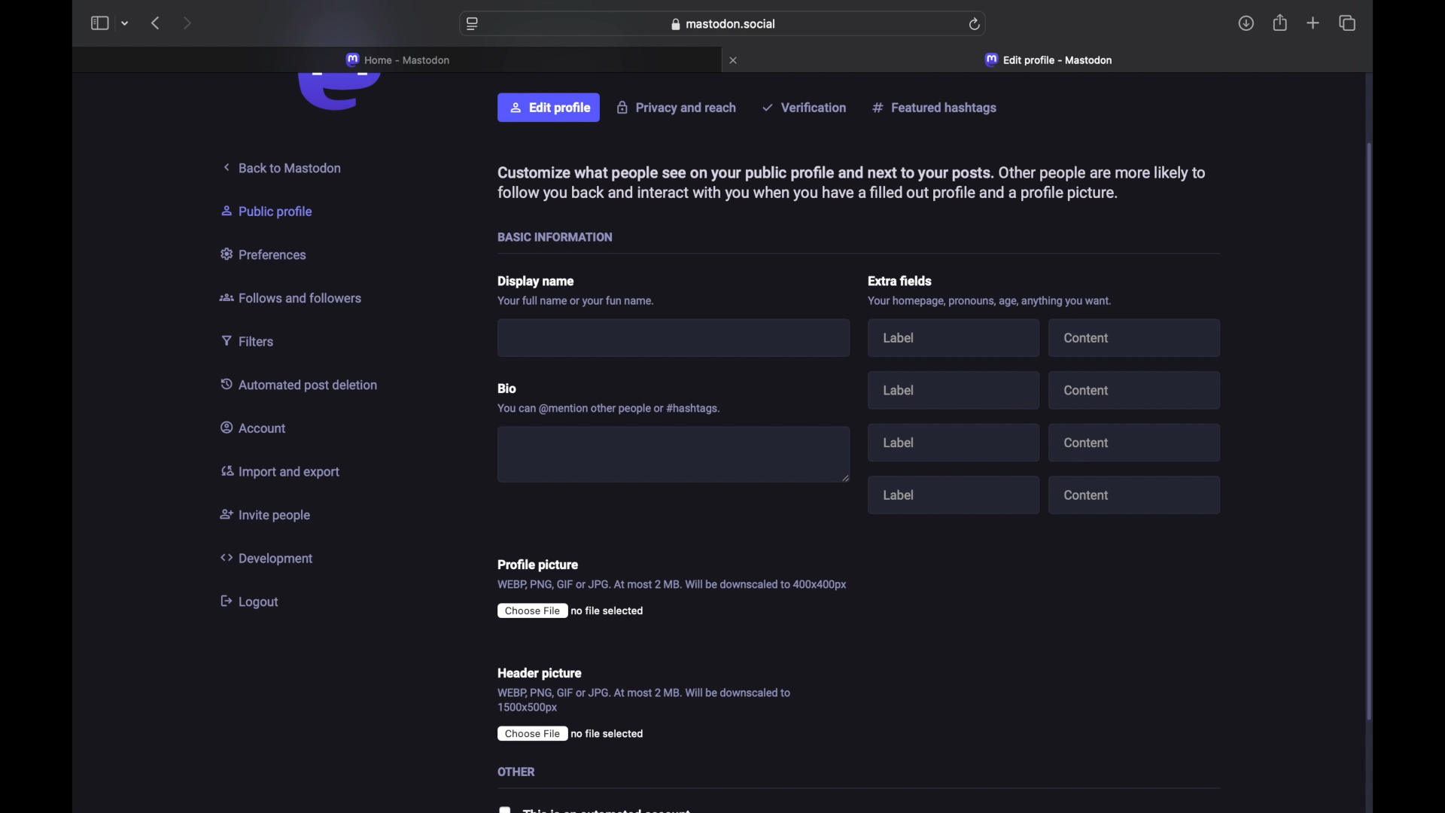 This screenshot has height=813, width=1445. Describe the element at coordinates (846, 180) in the screenshot. I see `info` at that location.